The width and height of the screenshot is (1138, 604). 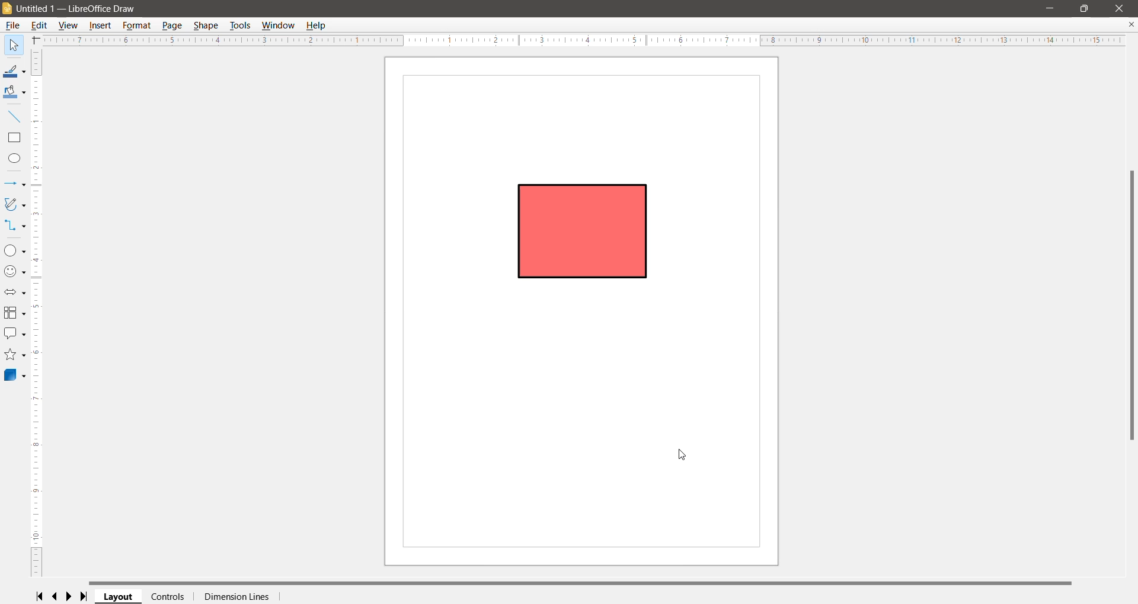 What do you see at coordinates (277, 25) in the screenshot?
I see `Window` at bounding box center [277, 25].